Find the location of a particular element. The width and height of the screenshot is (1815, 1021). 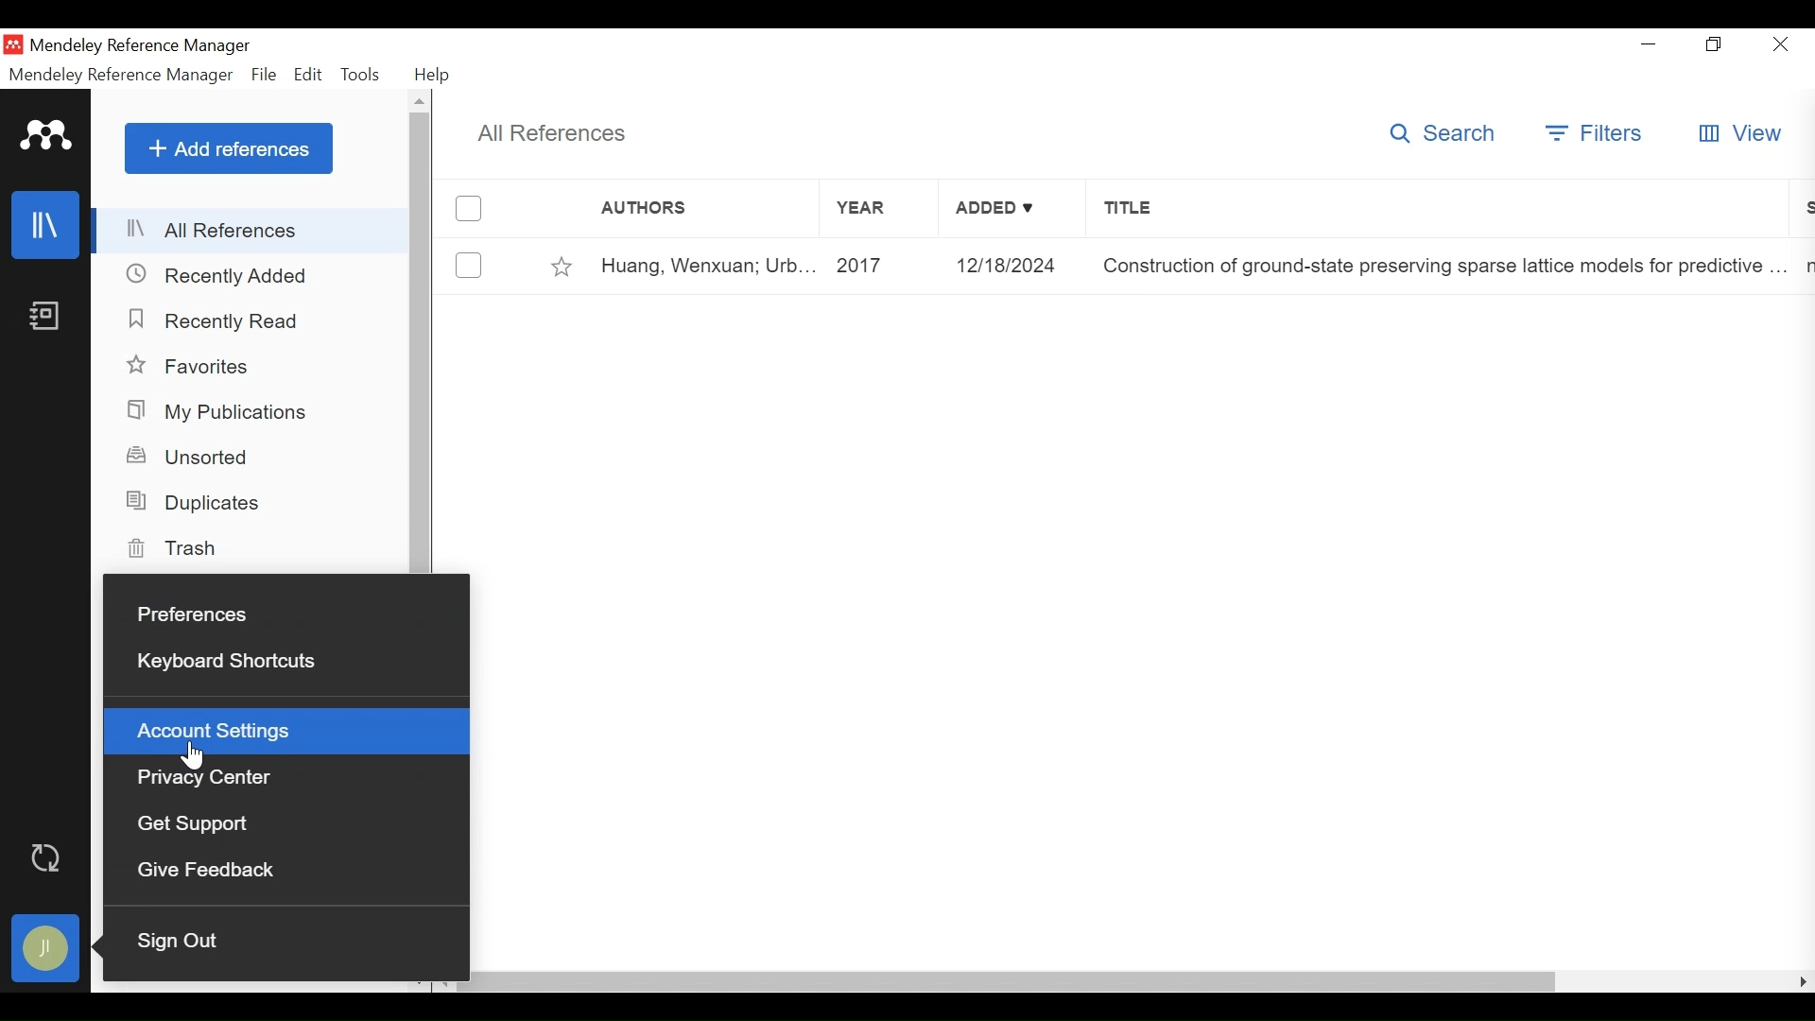

Privacy Center is located at coordinates (285, 777).